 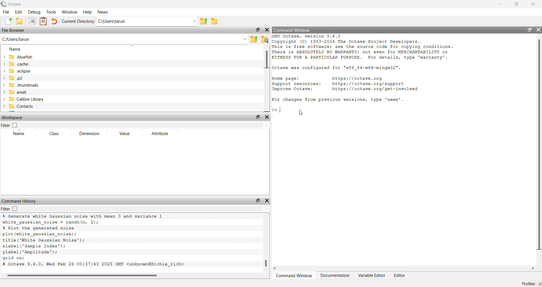 I want to click on vertical scroll bar, so click(x=266, y=77).